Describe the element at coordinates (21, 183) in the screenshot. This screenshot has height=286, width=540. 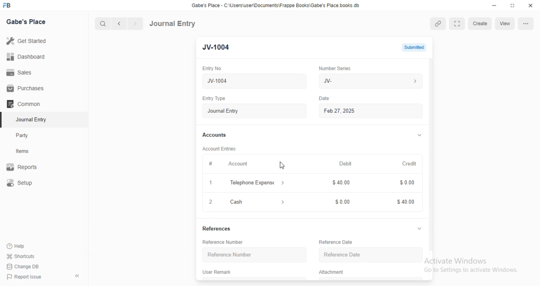
I see `Setup` at that location.